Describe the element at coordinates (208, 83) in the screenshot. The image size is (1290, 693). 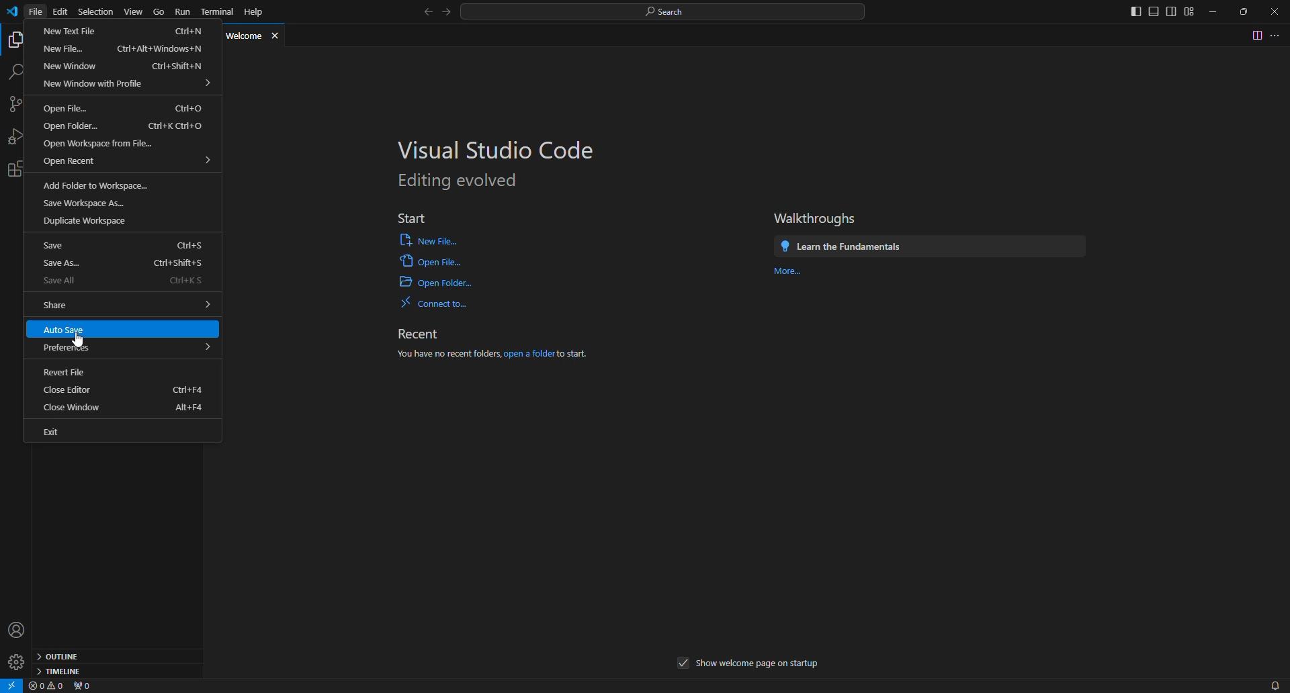
I see `expand` at that location.